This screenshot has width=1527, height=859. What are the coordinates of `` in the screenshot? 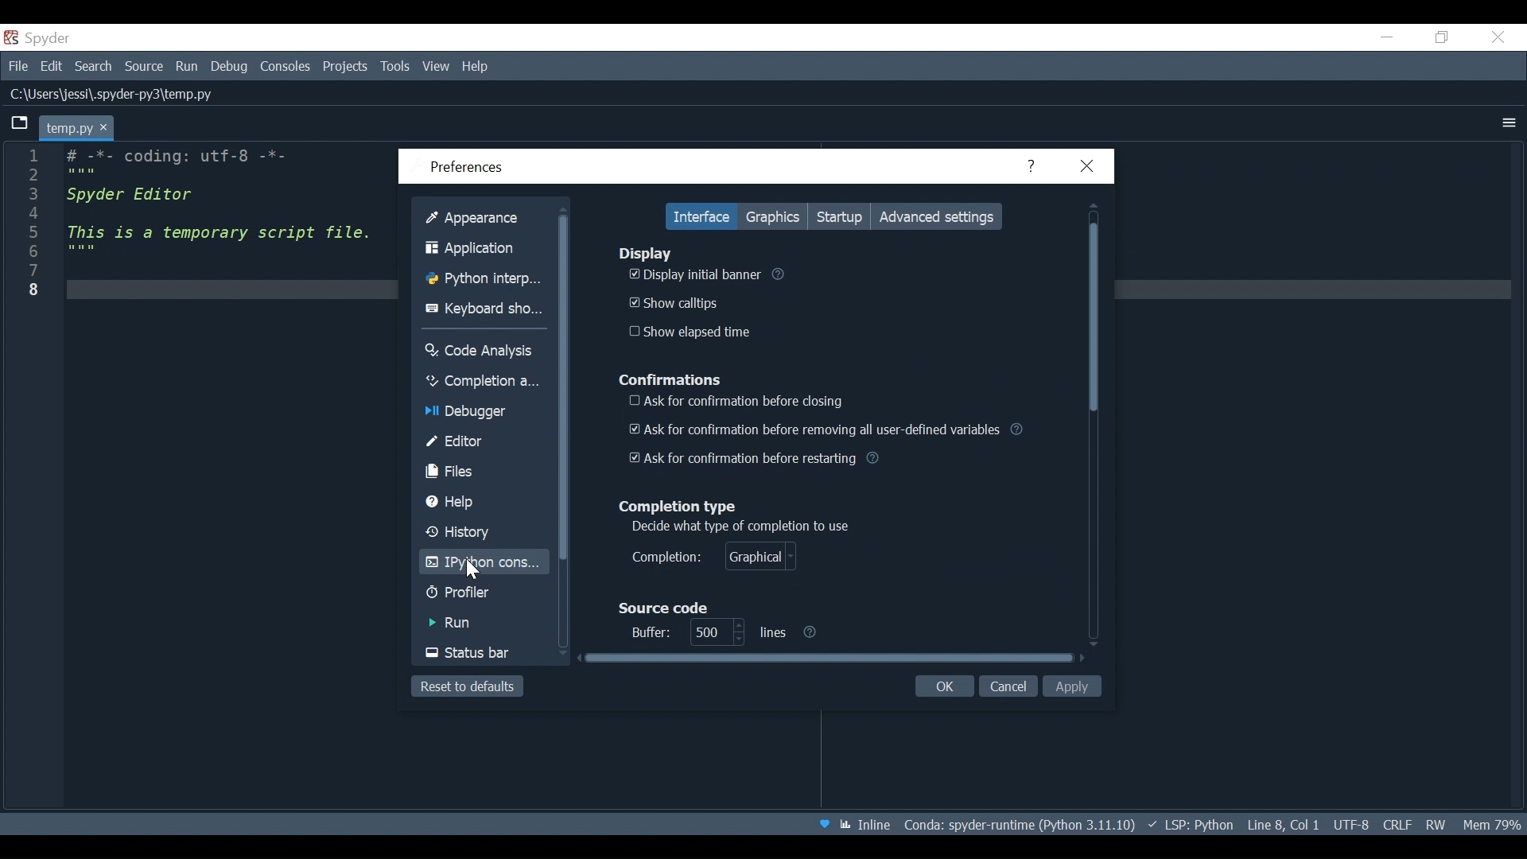 It's located at (222, 220).